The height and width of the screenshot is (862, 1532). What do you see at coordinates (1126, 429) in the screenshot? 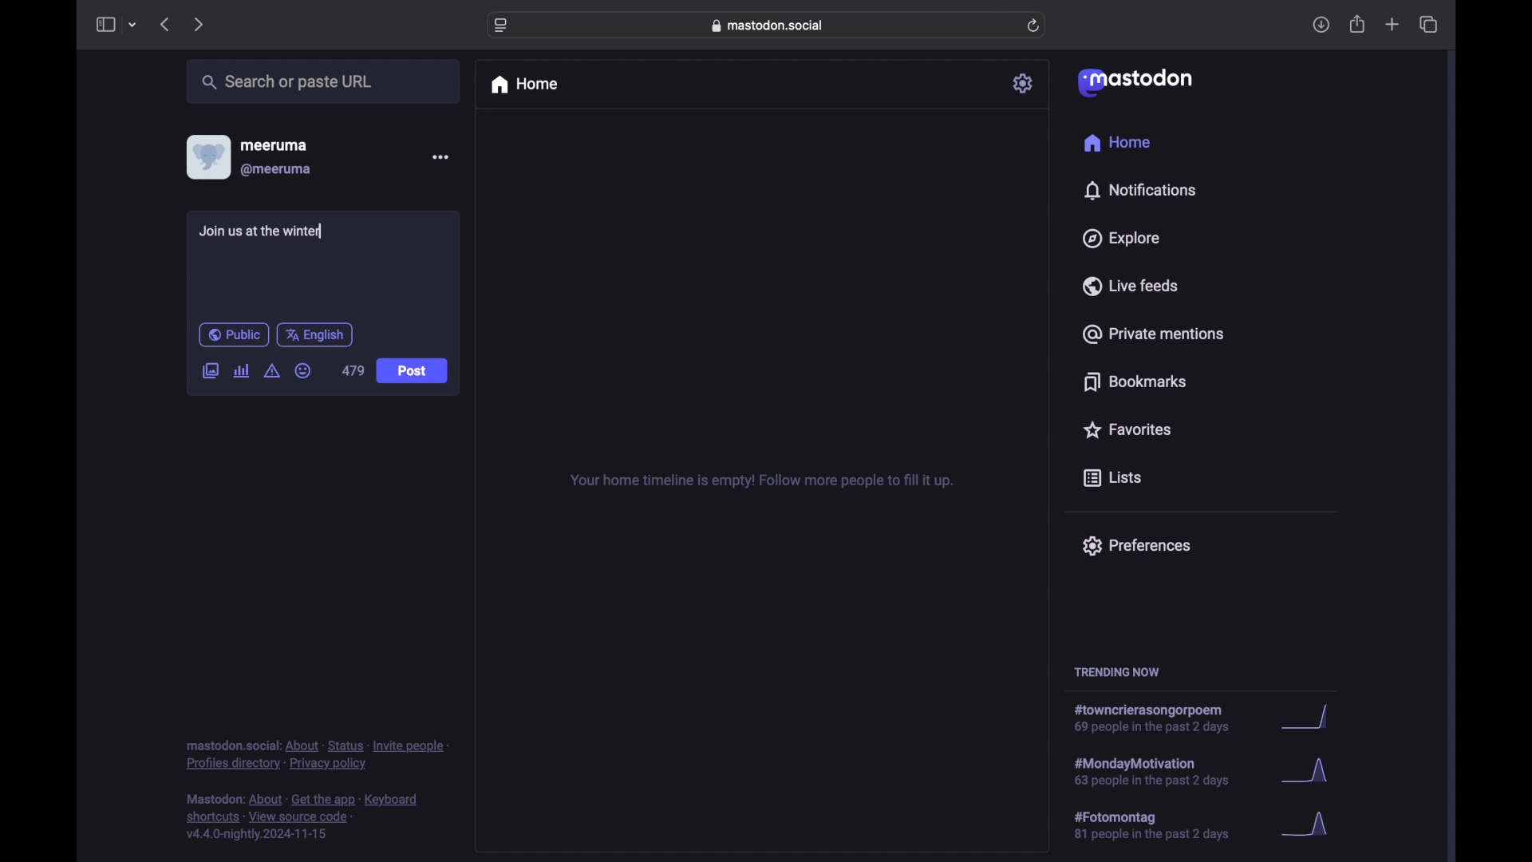
I see `favorites` at bounding box center [1126, 429].